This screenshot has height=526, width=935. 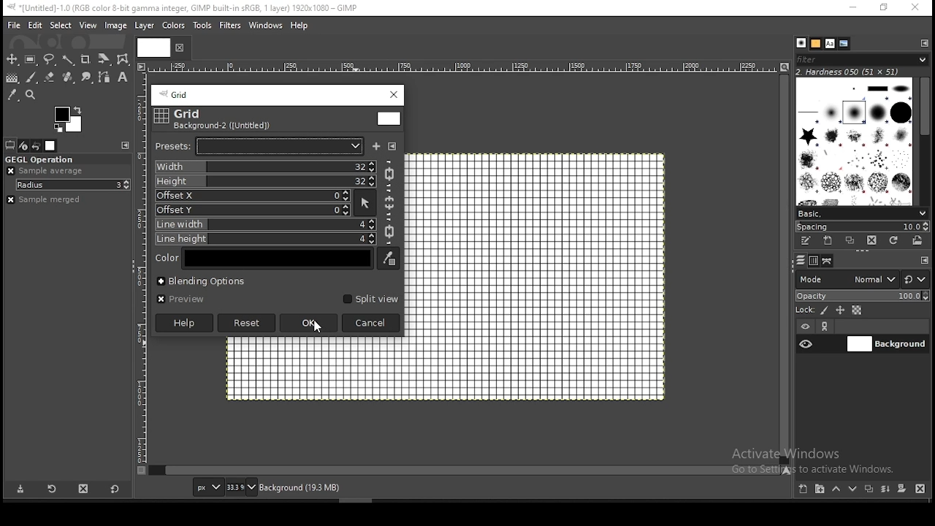 What do you see at coordinates (23, 145) in the screenshot?
I see `device status` at bounding box center [23, 145].